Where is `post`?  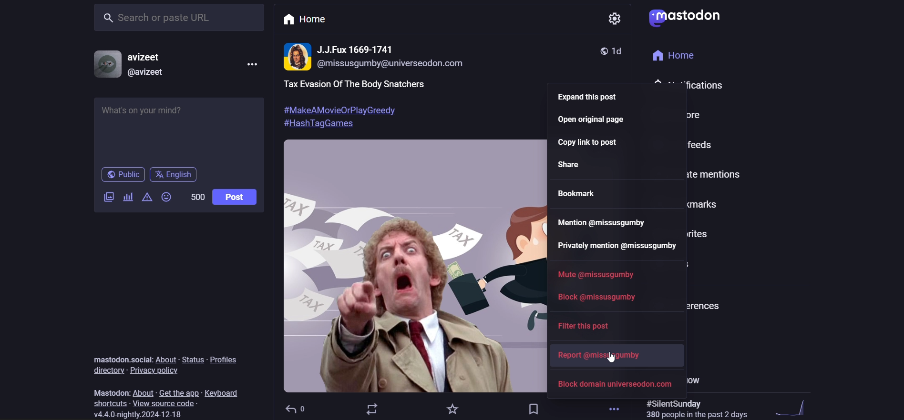
post is located at coordinates (403, 104).